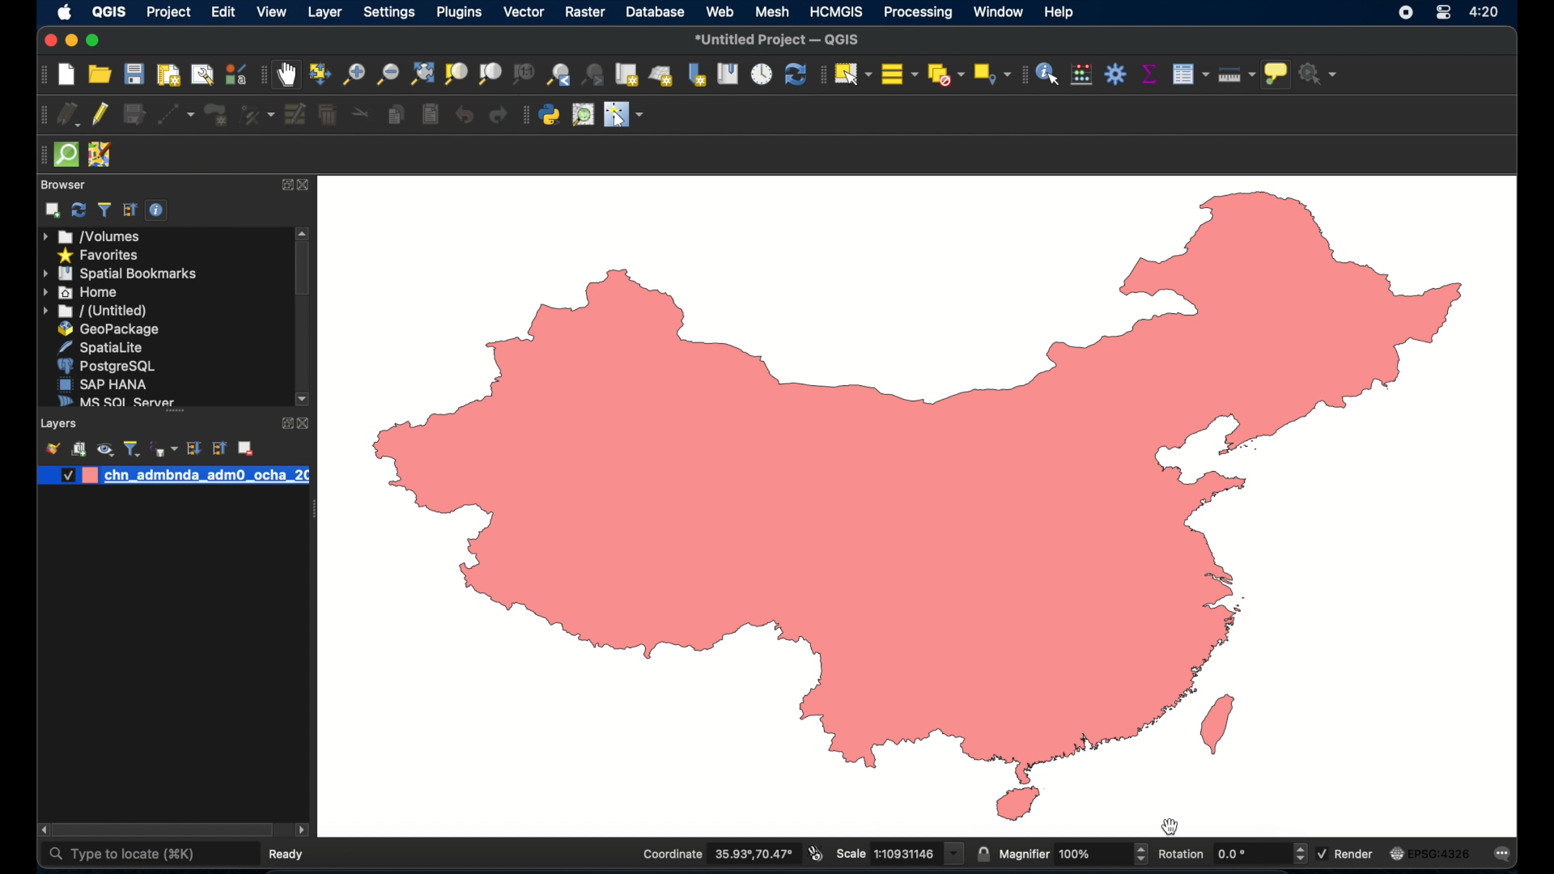  I want to click on select all features, so click(898, 73).